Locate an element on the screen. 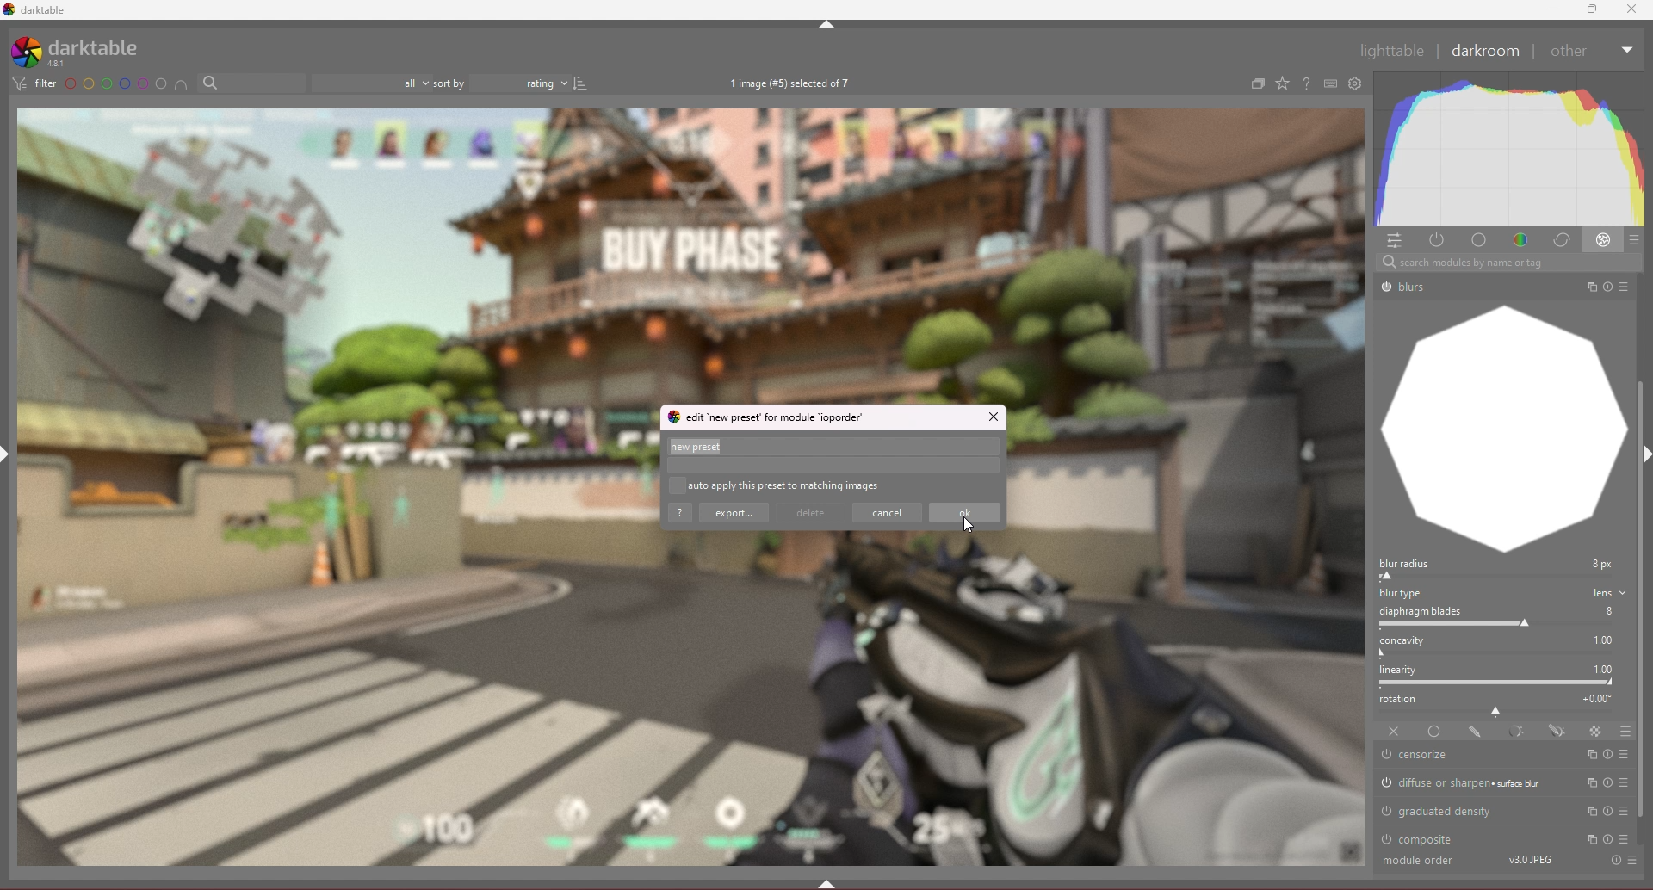 The width and height of the screenshot is (1653, 890). diaphragm blades is located at coordinates (1501, 617).